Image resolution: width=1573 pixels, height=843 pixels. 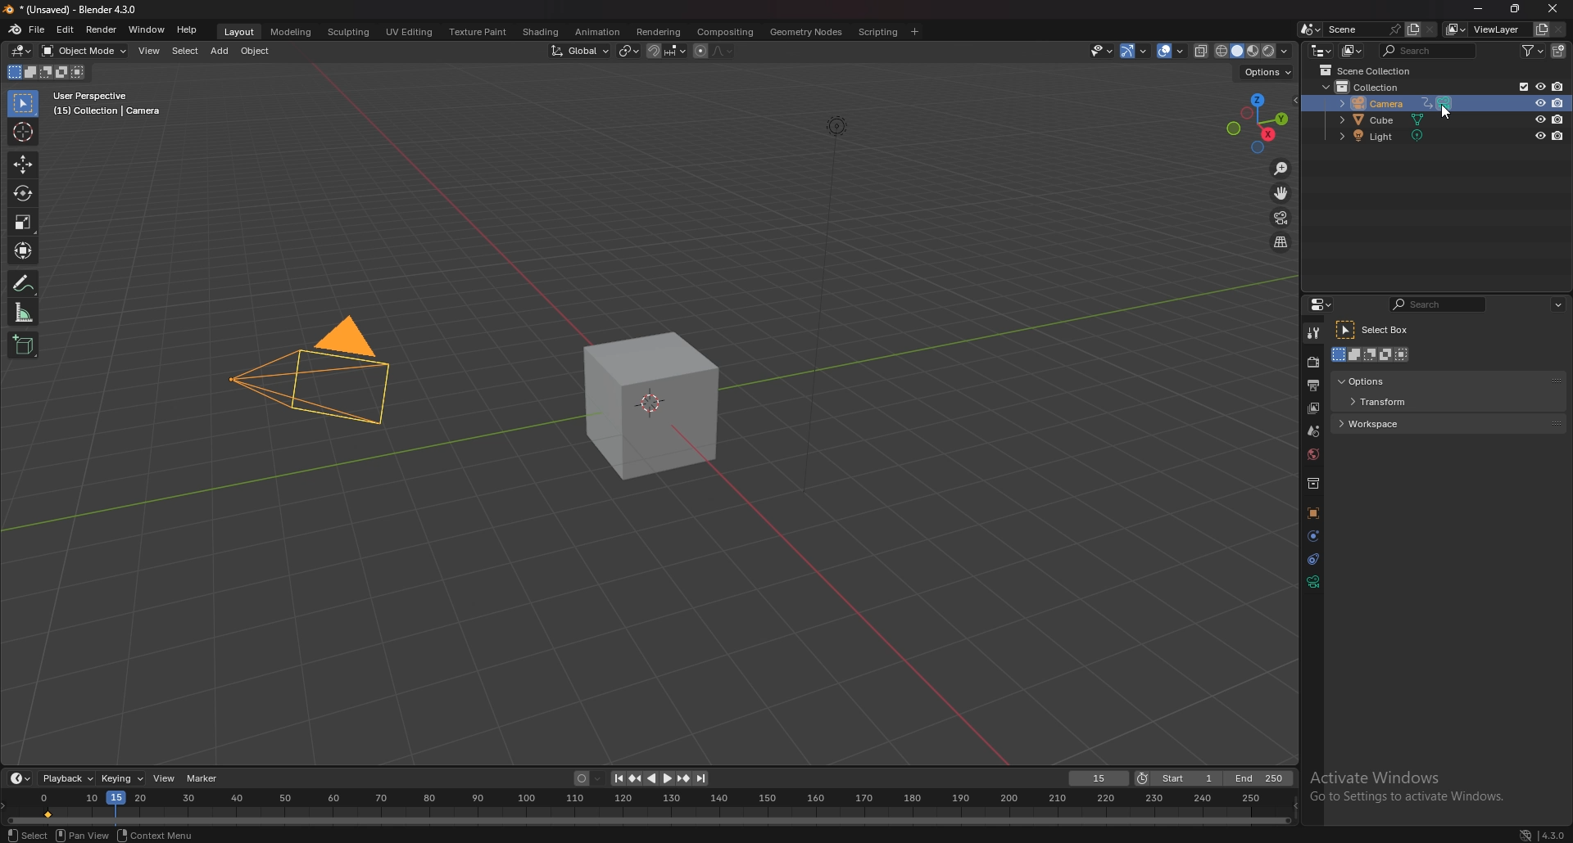 I want to click on view, so click(x=149, y=50).